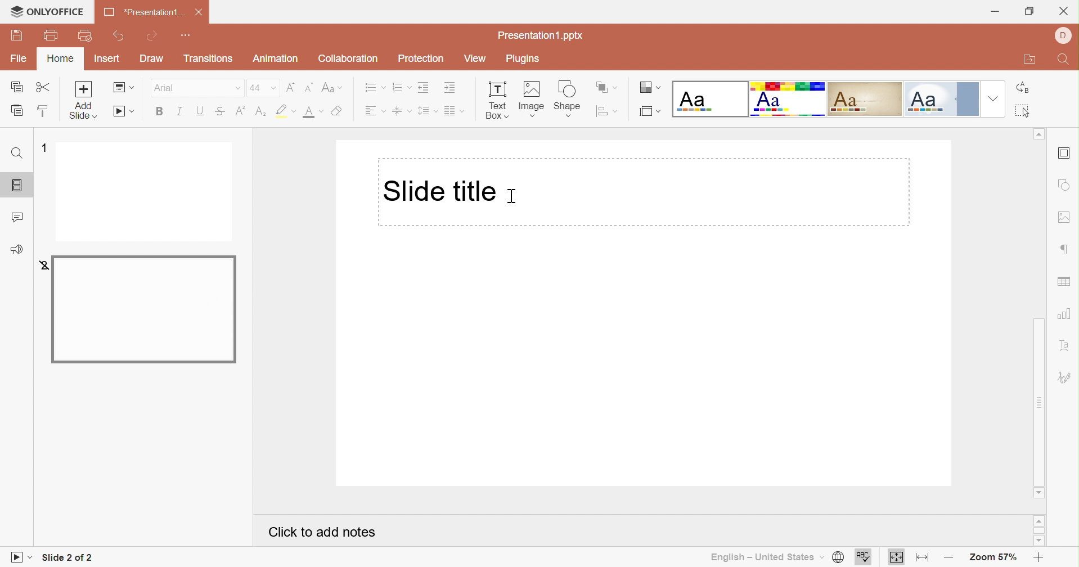 The width and height of the screenshot is (1079, 567). What do you see at coordinates (143, 12) in the screenshot?
I see `*Presentation1...` at bounding box center [143, 12].